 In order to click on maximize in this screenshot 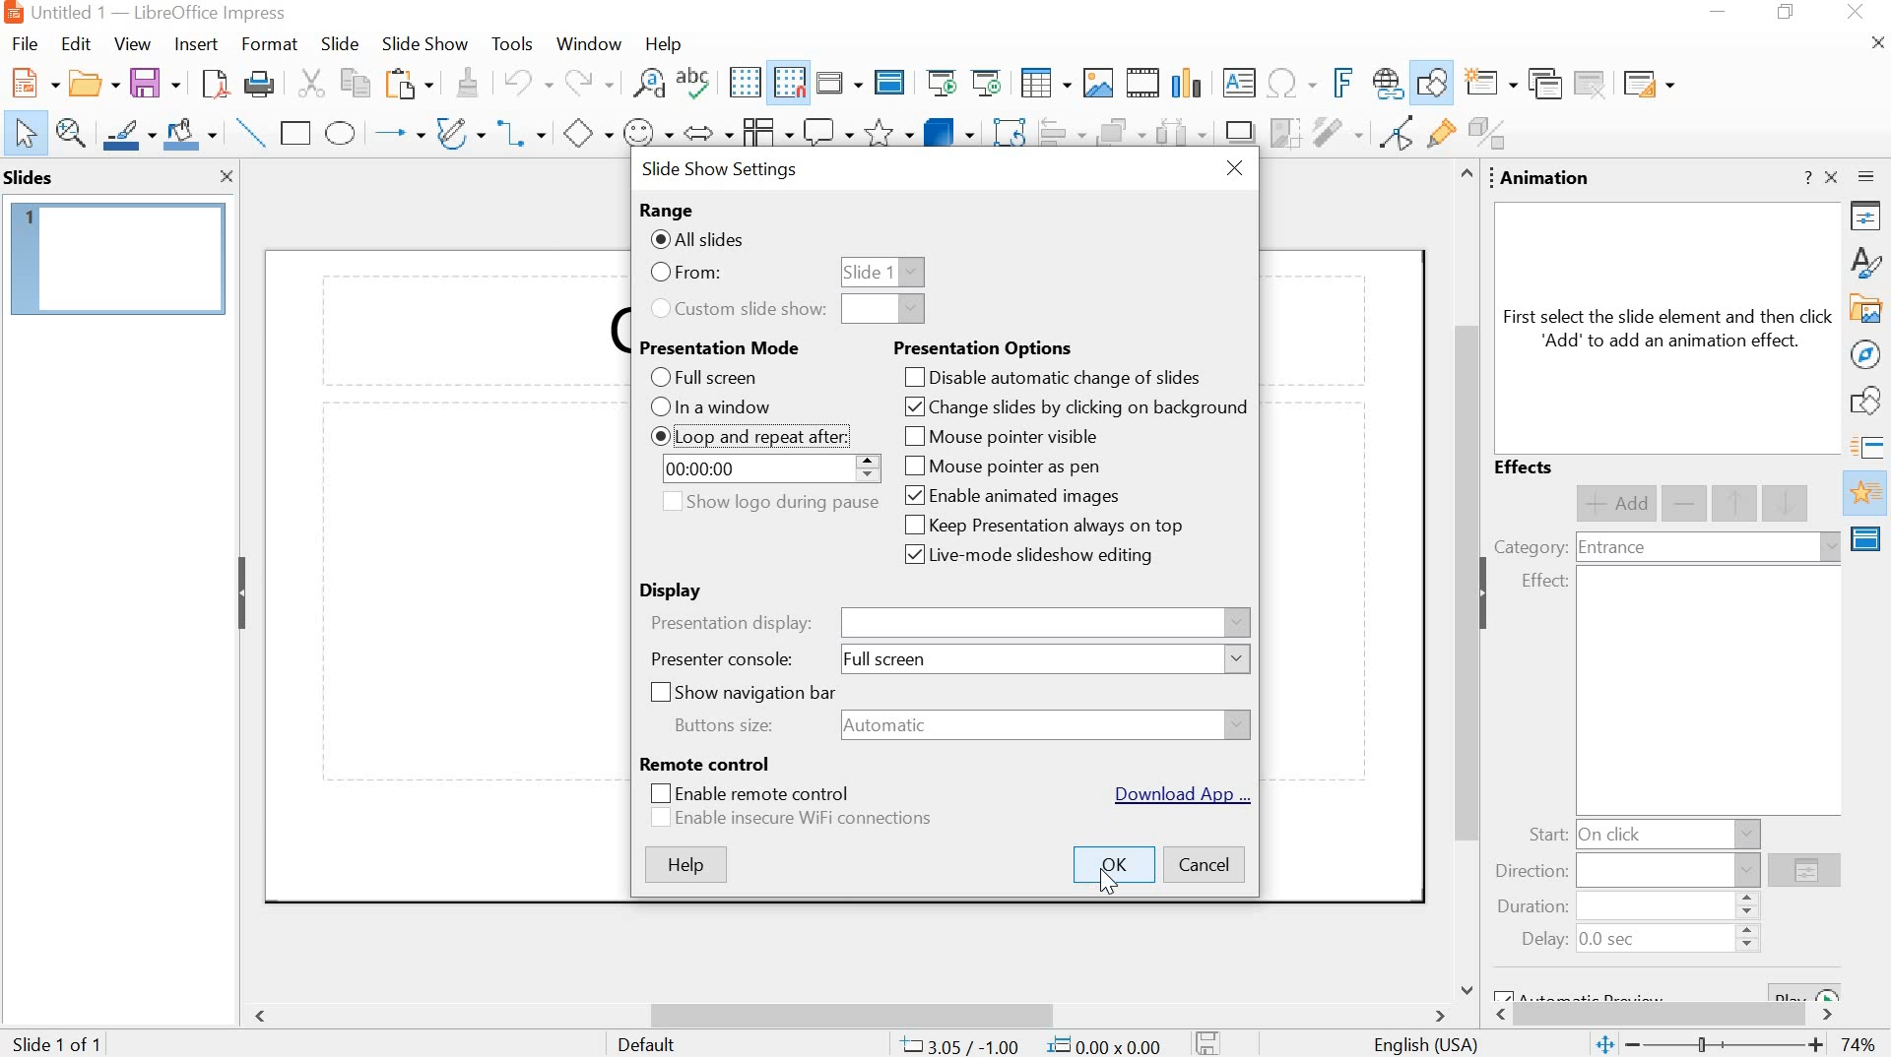, I will do `click(1790, 14)`.